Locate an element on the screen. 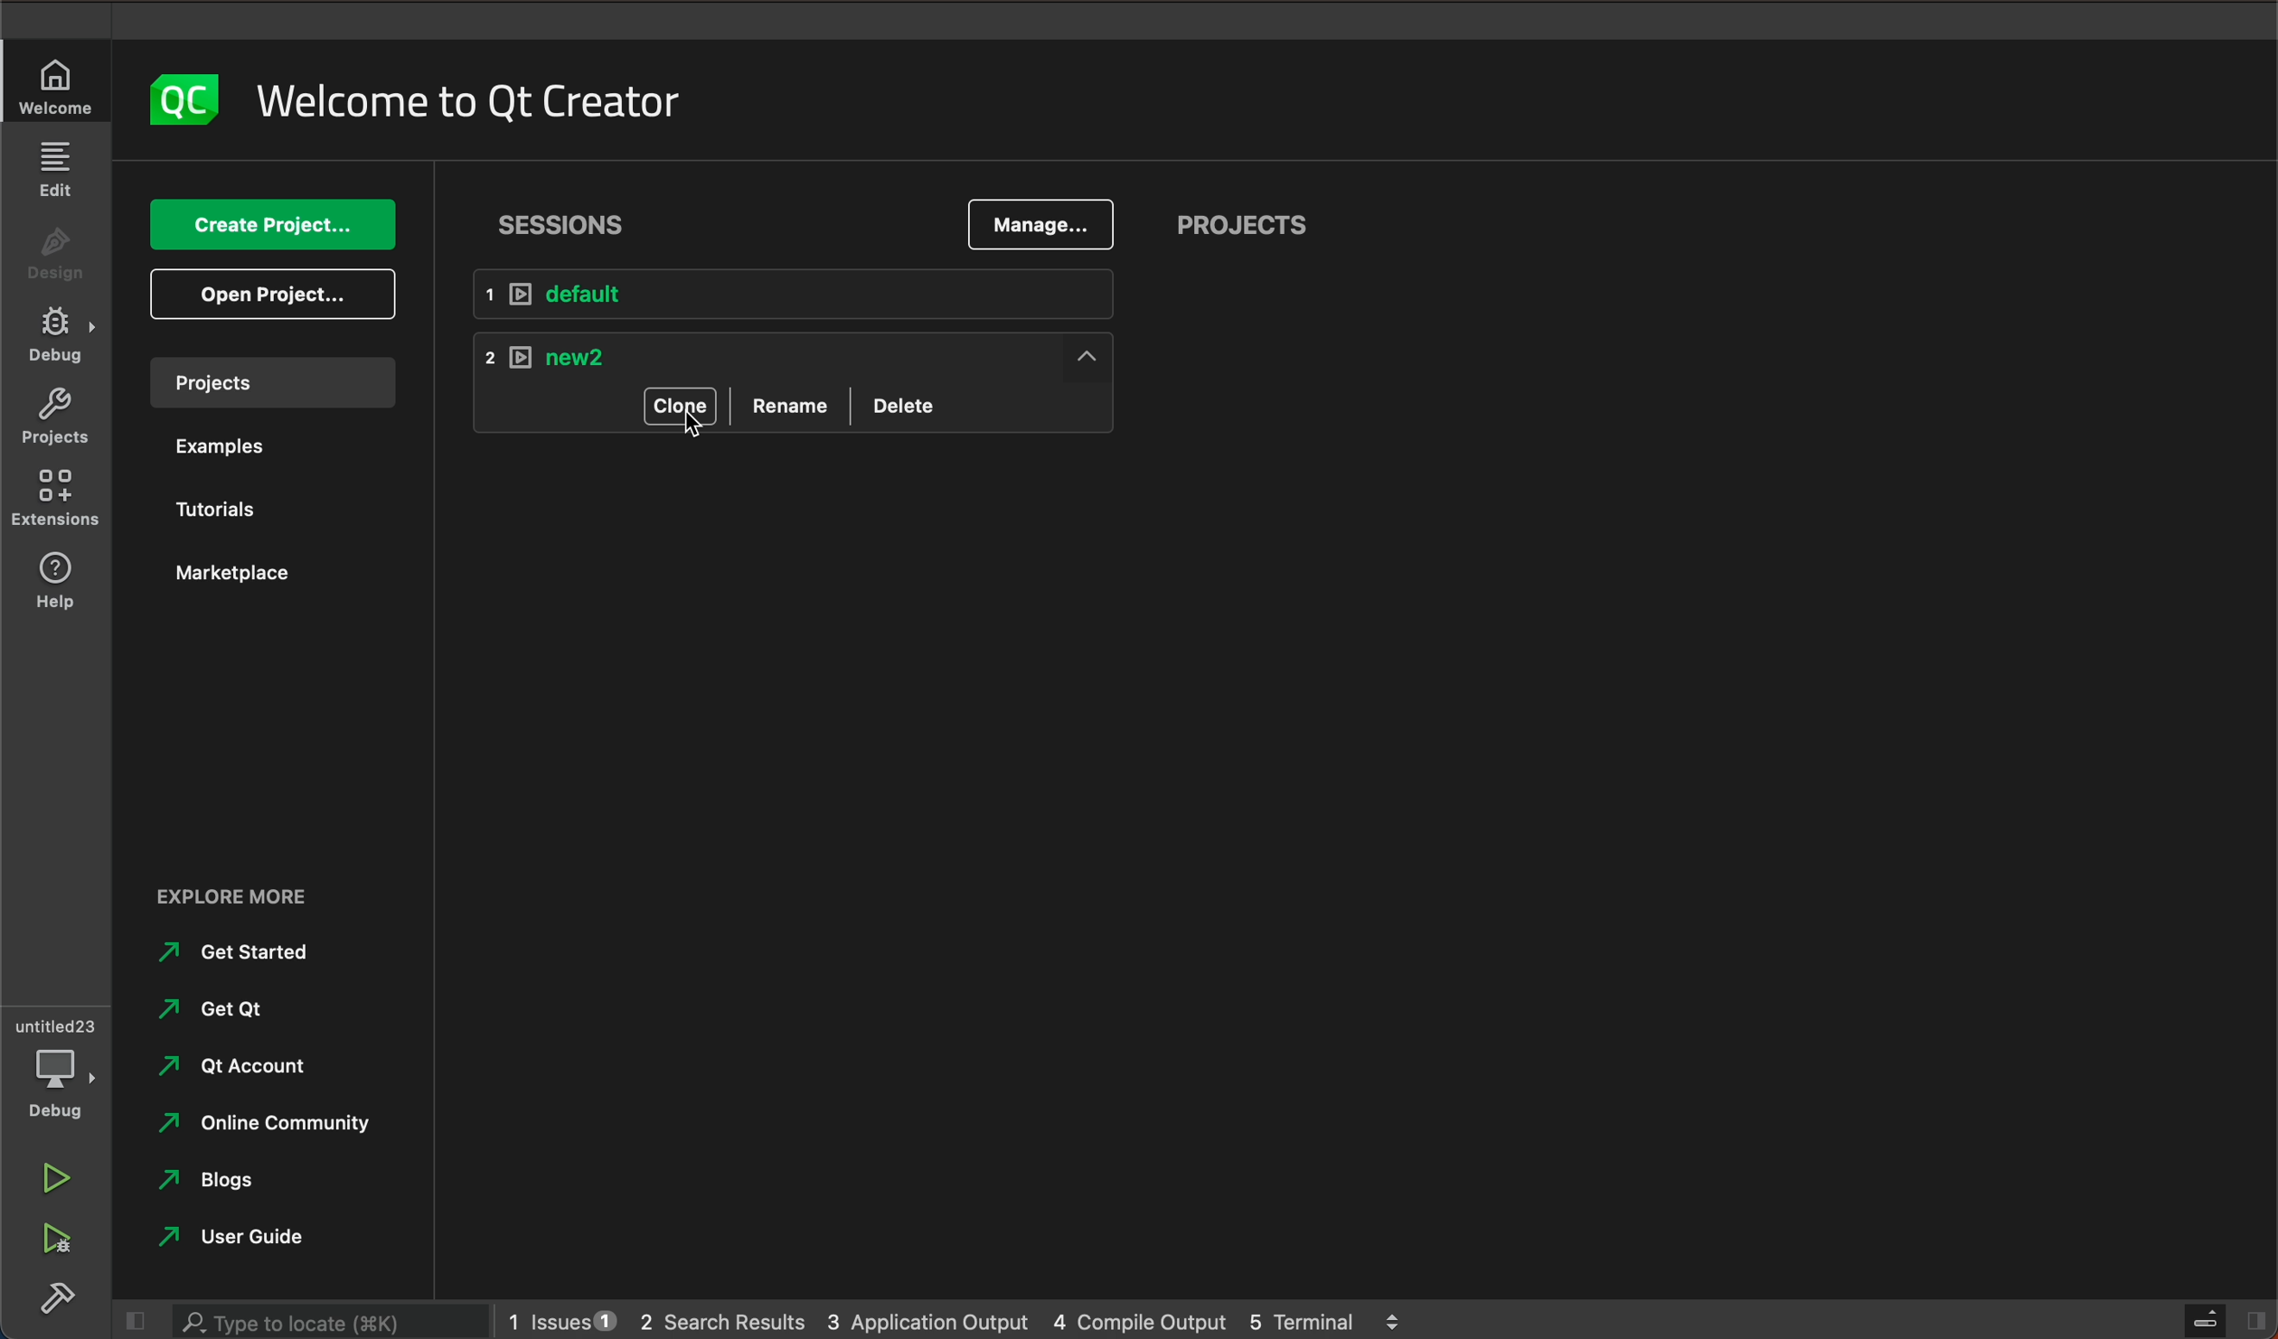 This screenshot has height=1339, width=2278. explore more is located at coordinates (264, 895).